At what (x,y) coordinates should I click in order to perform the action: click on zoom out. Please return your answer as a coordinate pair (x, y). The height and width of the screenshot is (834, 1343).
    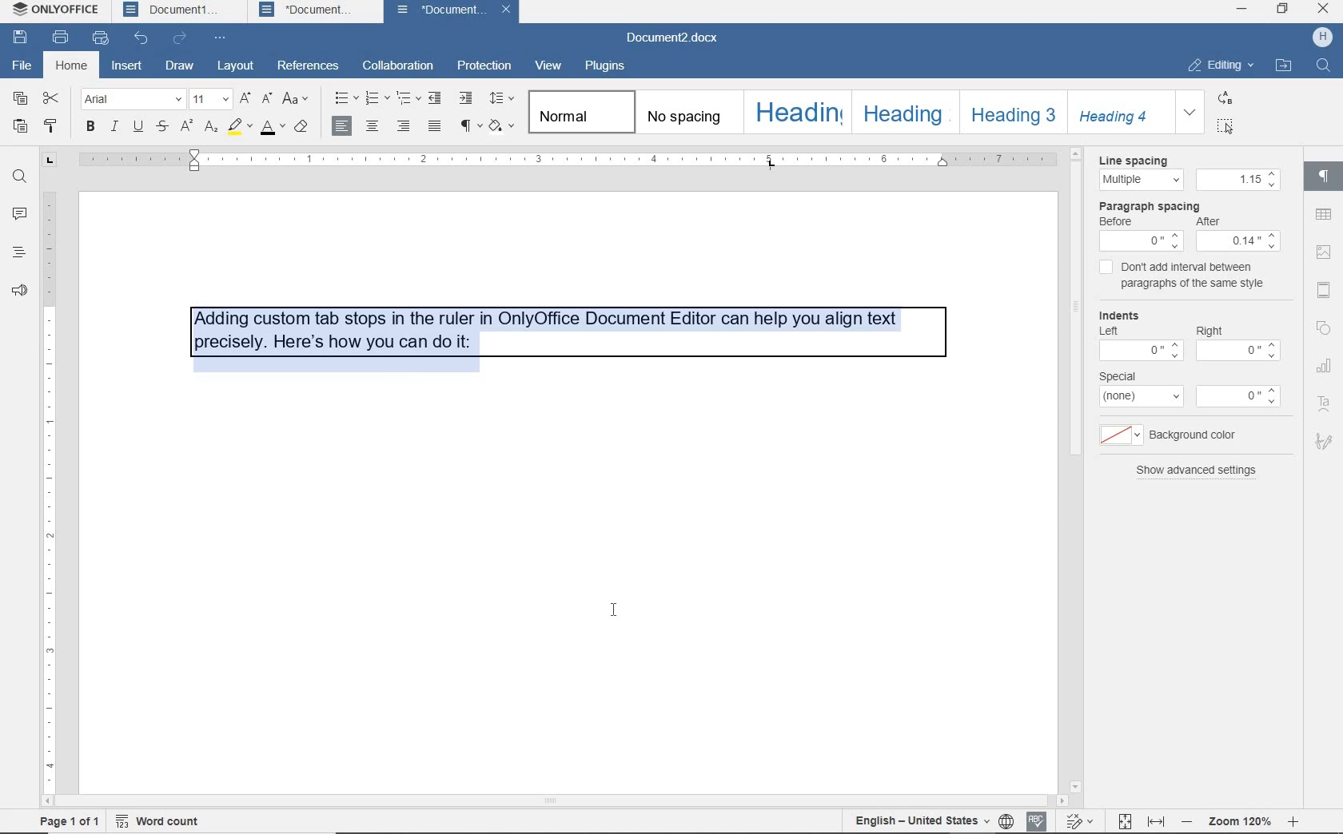
    Looking at the image, I should click on (1186, 824).